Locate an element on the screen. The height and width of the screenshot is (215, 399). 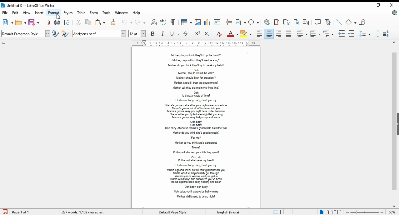
insert hyperlink is located at coordinates (266, 22).